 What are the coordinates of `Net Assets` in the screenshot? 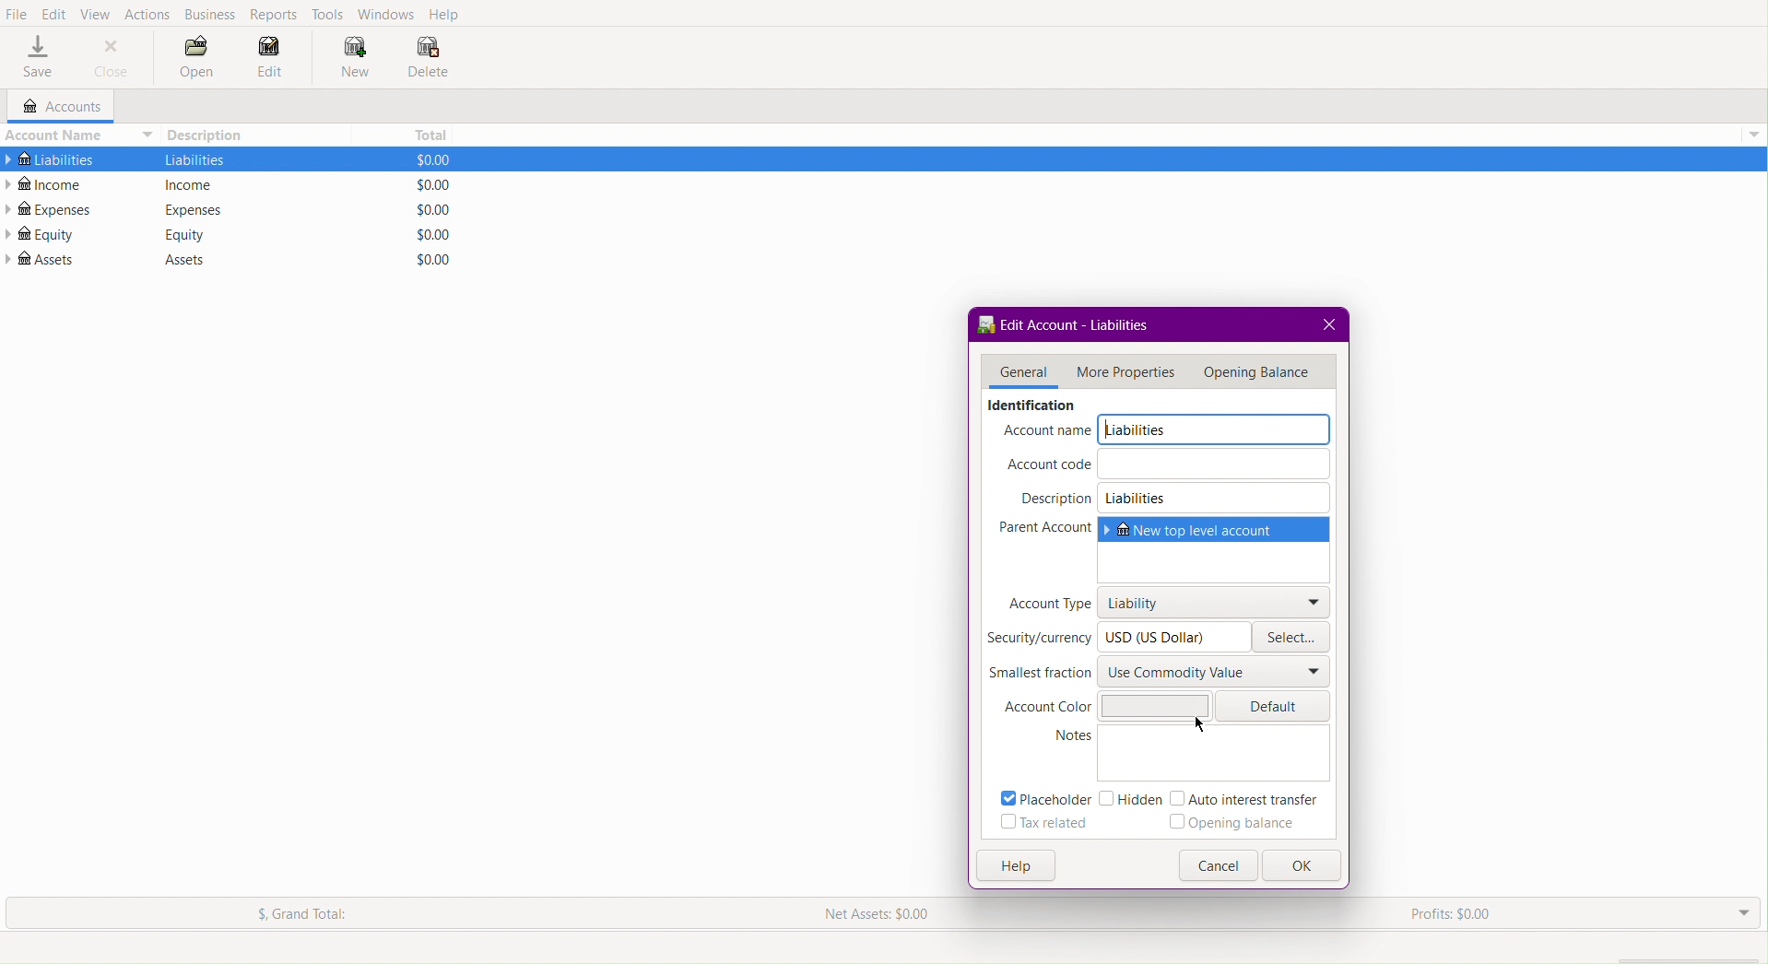 It's located at (880, 911).